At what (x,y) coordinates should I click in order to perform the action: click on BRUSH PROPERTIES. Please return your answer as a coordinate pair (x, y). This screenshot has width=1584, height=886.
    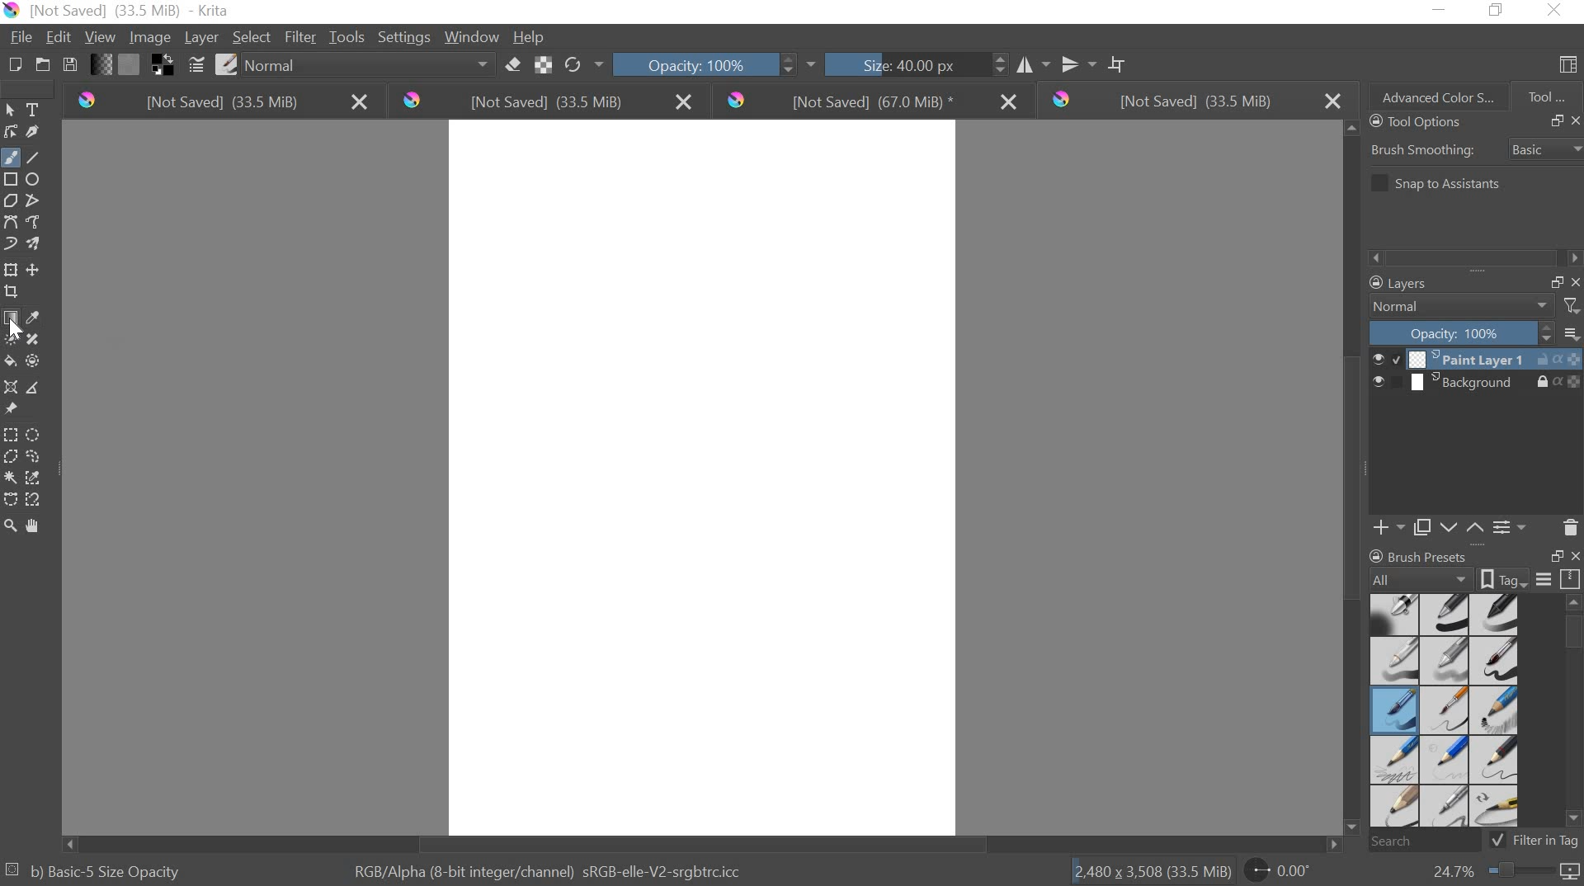
    Looking at the image, I should click on (1473, 579).